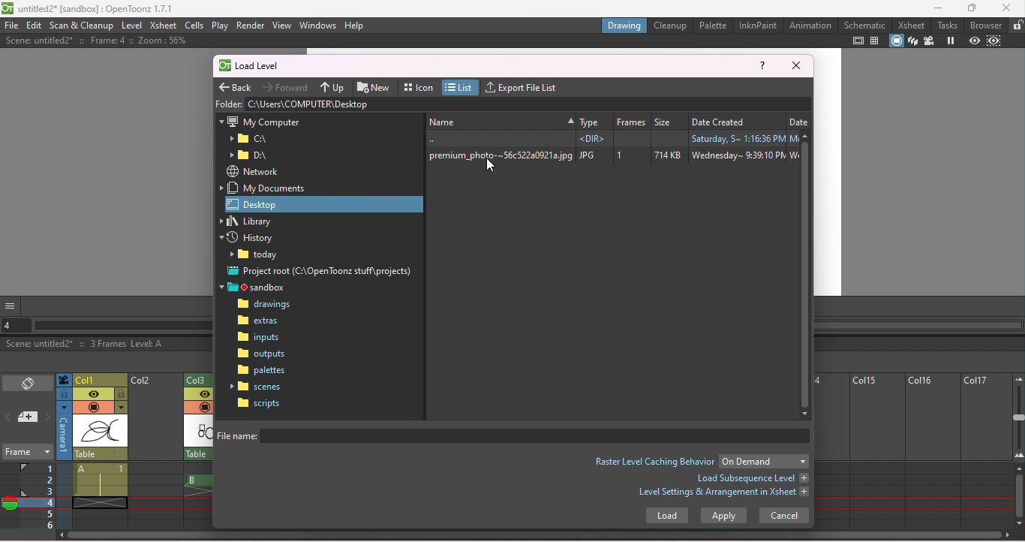 The height and width of the screenshot is (542, 1025). I want to click on Minimize, so click(938, 8).